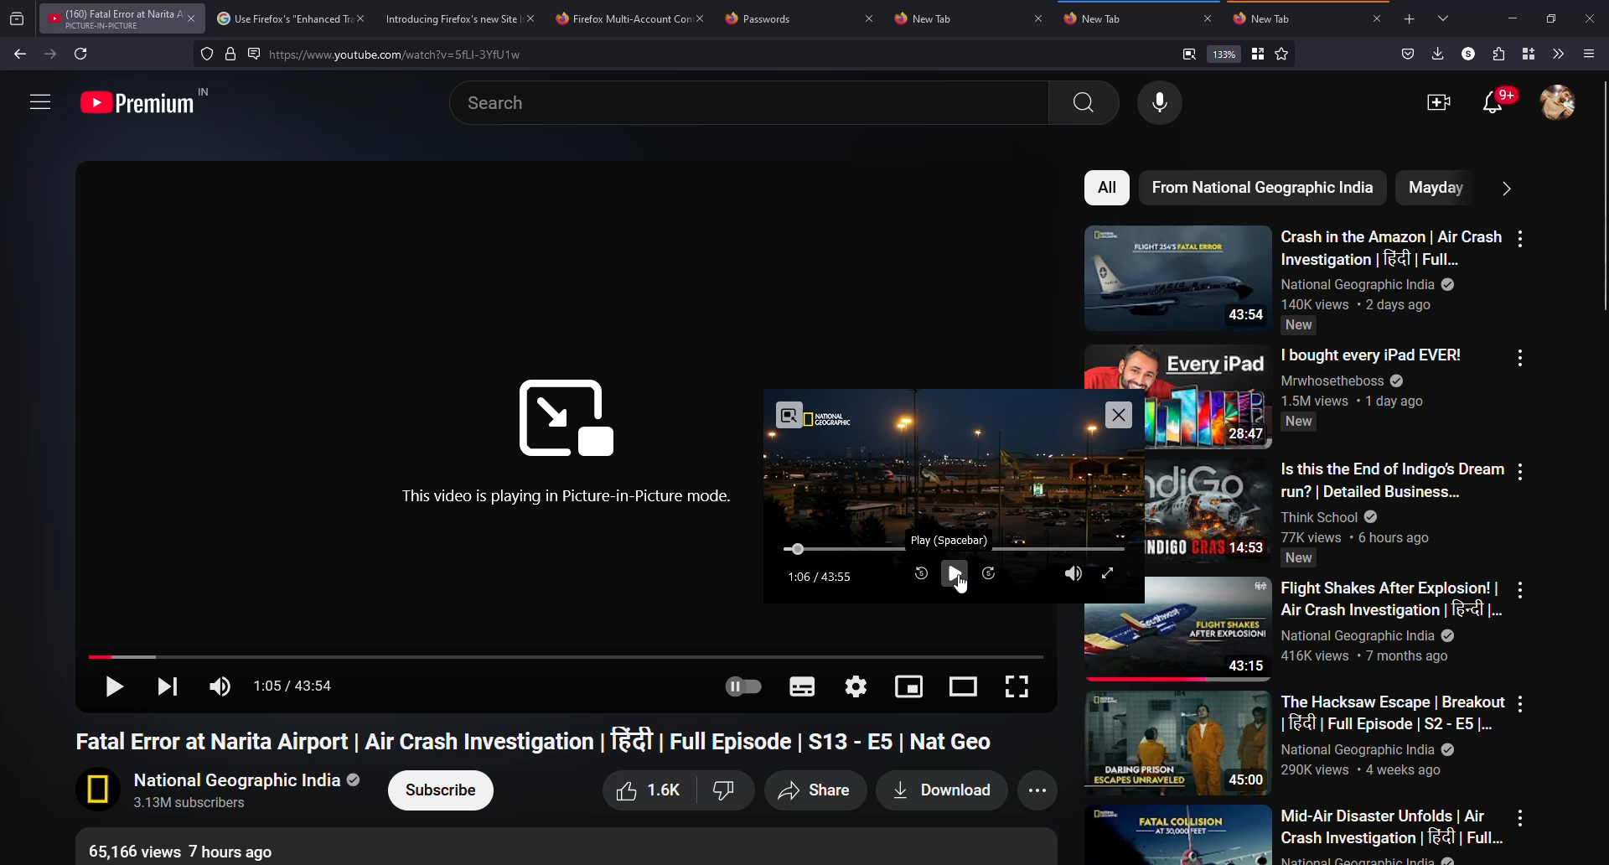 The height and width of the screenshot is (865, 1609). Describe the element at coordinates (164, 685) in the screenshot. I see `Next video` at that location.